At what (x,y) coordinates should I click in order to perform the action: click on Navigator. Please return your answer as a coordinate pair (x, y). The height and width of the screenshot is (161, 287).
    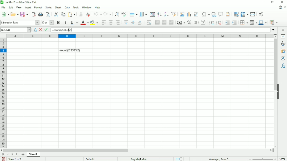
    Looking at the image, I should click on (283, 58).